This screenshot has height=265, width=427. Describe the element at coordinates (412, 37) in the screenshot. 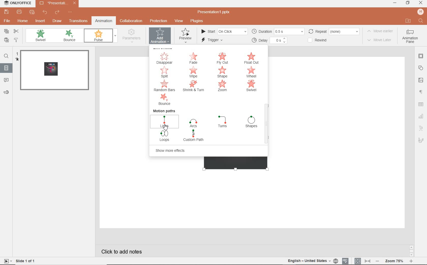

I see `animation pane` at that location.